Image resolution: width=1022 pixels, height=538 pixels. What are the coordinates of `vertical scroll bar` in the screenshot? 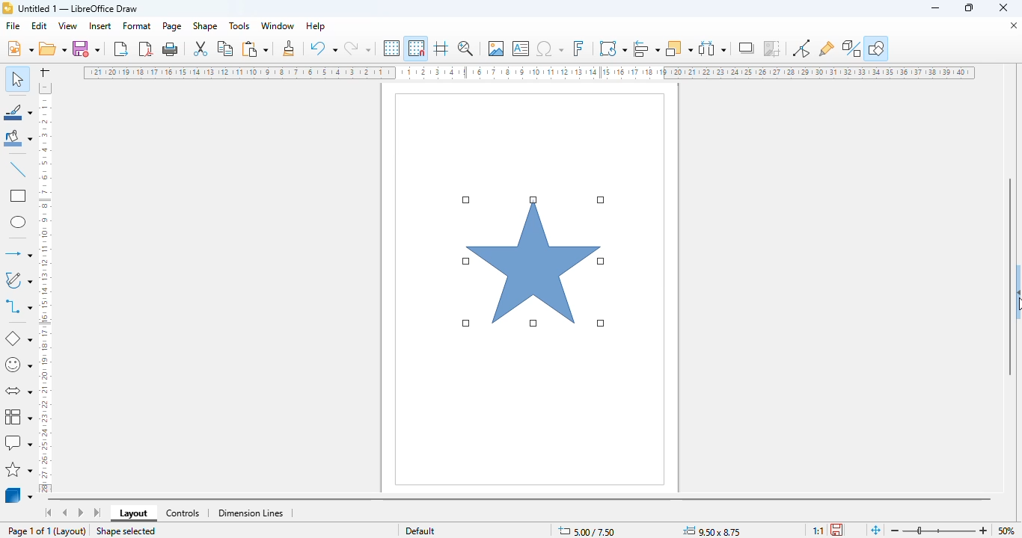 It's located at (1010, 276).